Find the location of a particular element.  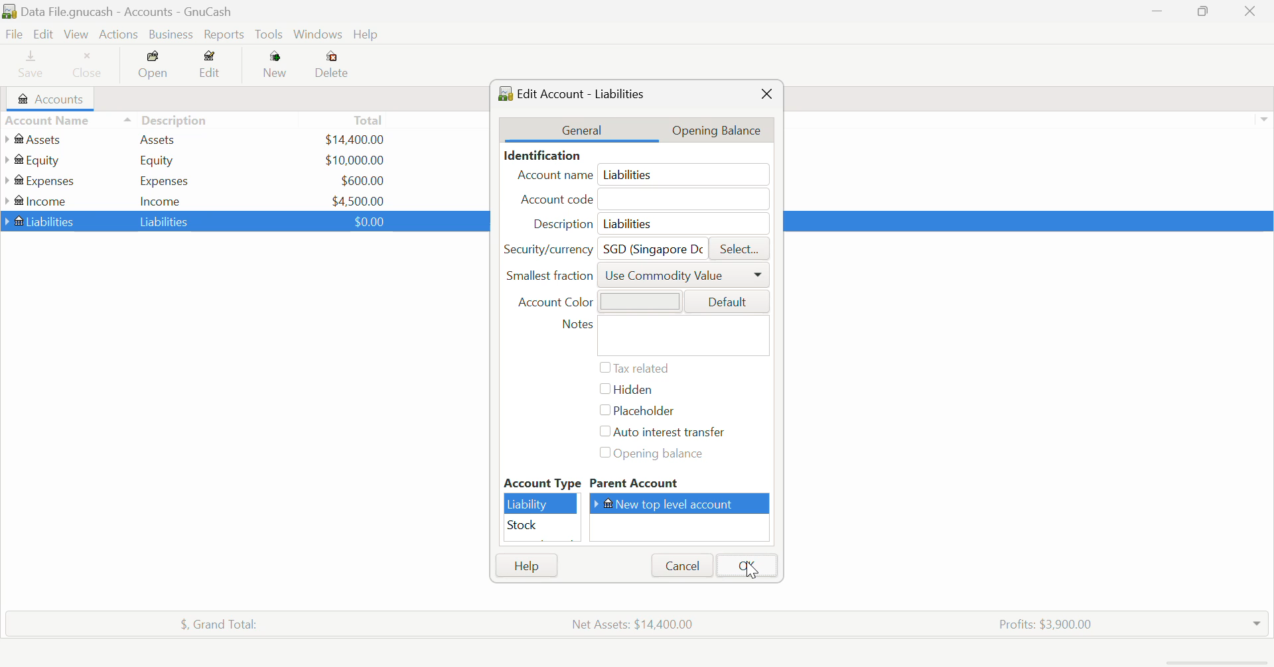

Description: Liabilities is located at coordinates (646, 223).